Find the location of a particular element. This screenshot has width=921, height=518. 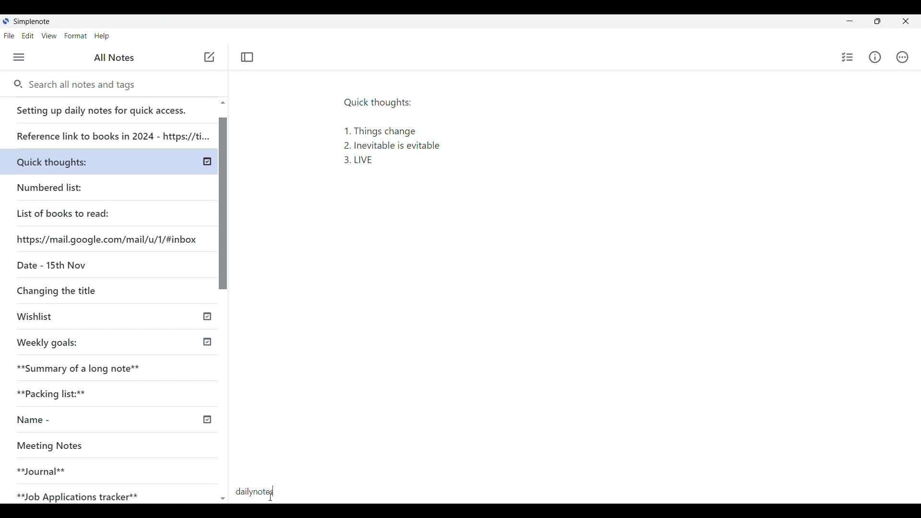

Format menu is located at coordinates (76, 36).